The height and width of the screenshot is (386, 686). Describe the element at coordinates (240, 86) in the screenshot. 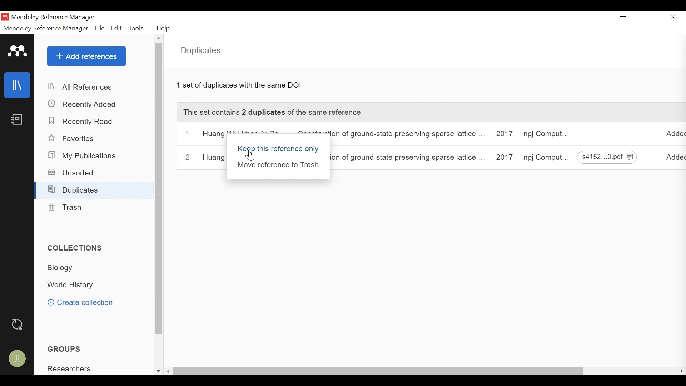

I see `Number of Duplicates with the type of metadata` at that location.